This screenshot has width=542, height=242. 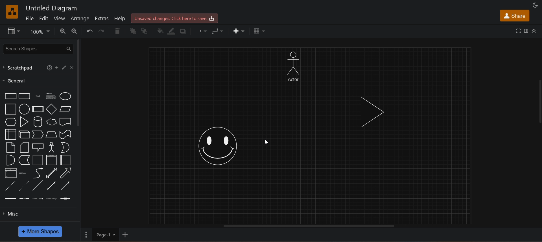 I want to click on logo, so click(x=12, y=12).